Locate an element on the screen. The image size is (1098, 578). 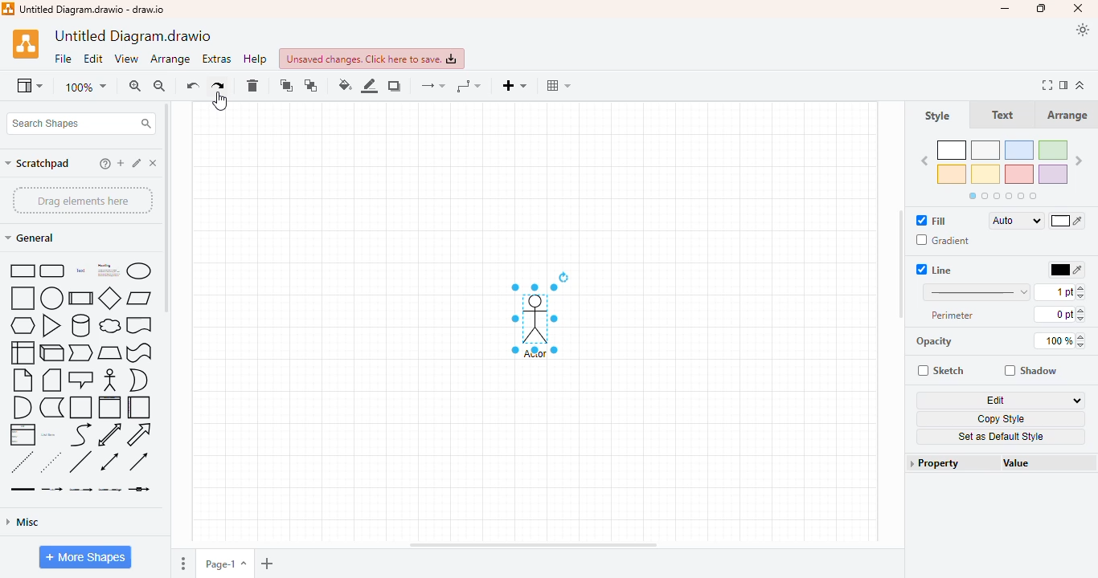
scratchpad is located at coordinates (38, 163).